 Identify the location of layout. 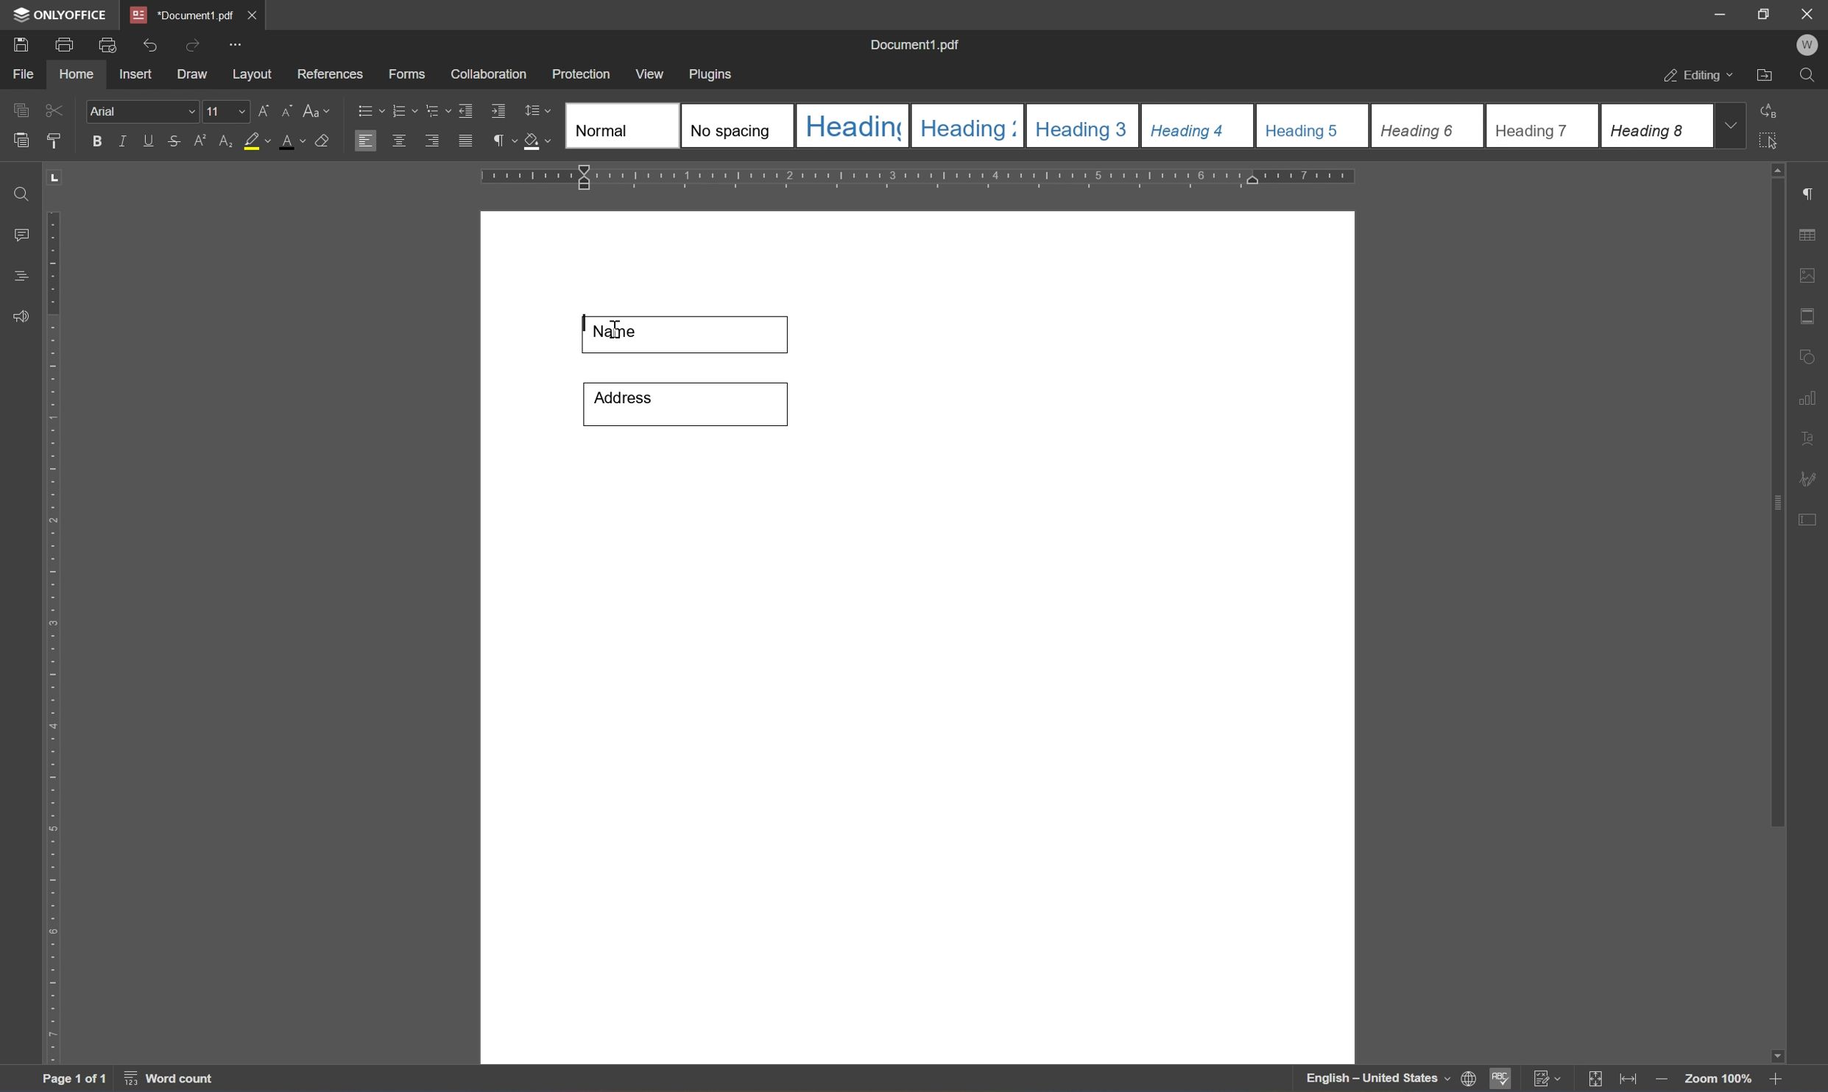
(250, 77).